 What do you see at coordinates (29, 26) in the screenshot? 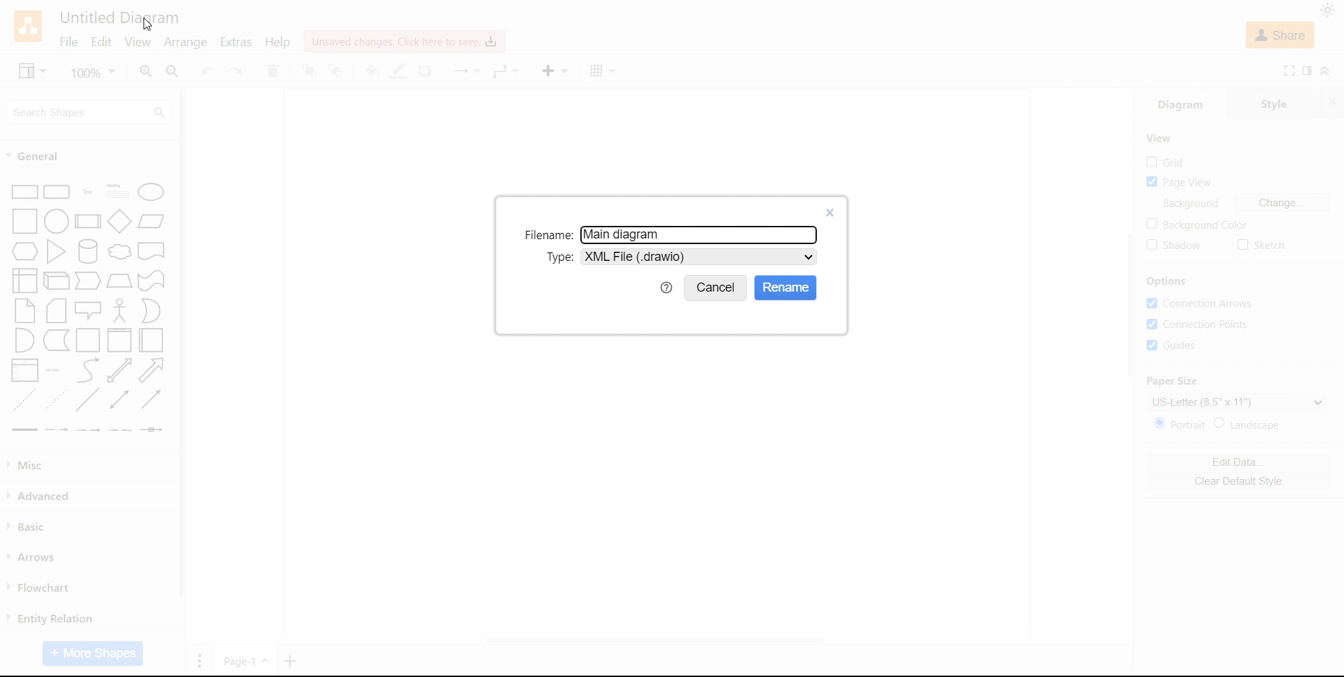
I see `Logo ` at bounding box center [29, 26].